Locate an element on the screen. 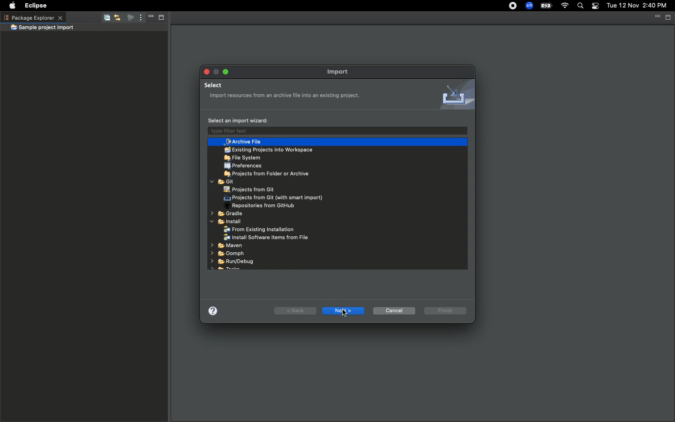 This screenshot has height=422, width=675. Link with editor is located at coordinates (117, 18).